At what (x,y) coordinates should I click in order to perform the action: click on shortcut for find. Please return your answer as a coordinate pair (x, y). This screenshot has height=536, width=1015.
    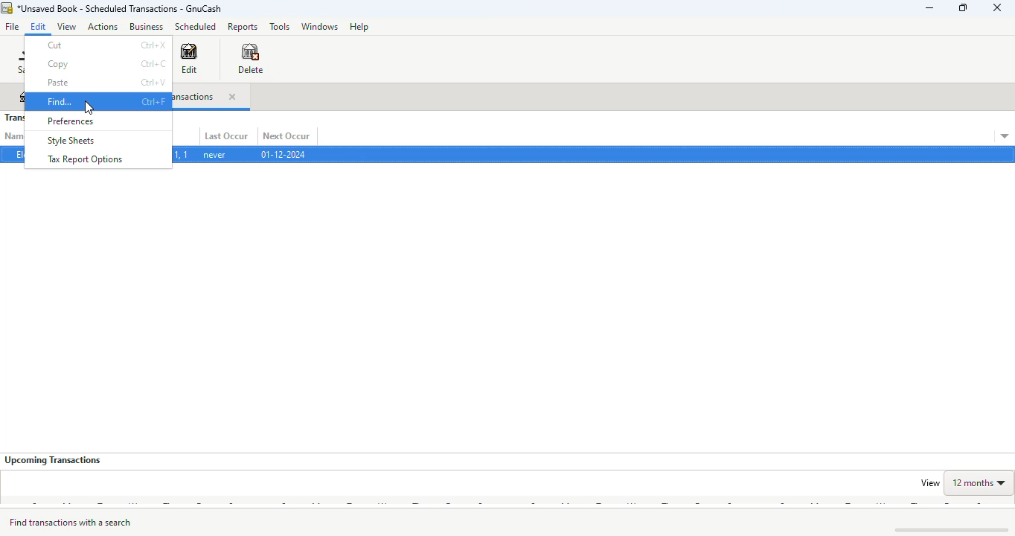
    Looking at the image, I should click on (153, 101).